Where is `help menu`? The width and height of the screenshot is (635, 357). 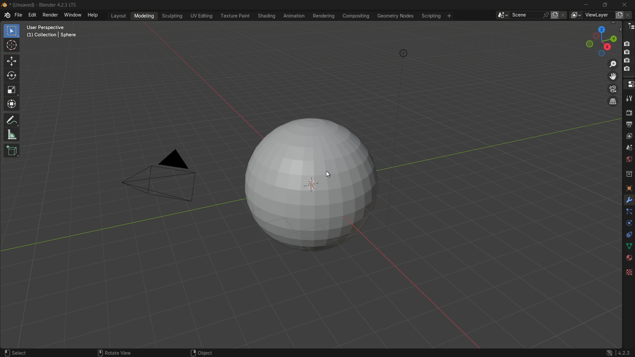
help menu is located at coordinates (94, 16).